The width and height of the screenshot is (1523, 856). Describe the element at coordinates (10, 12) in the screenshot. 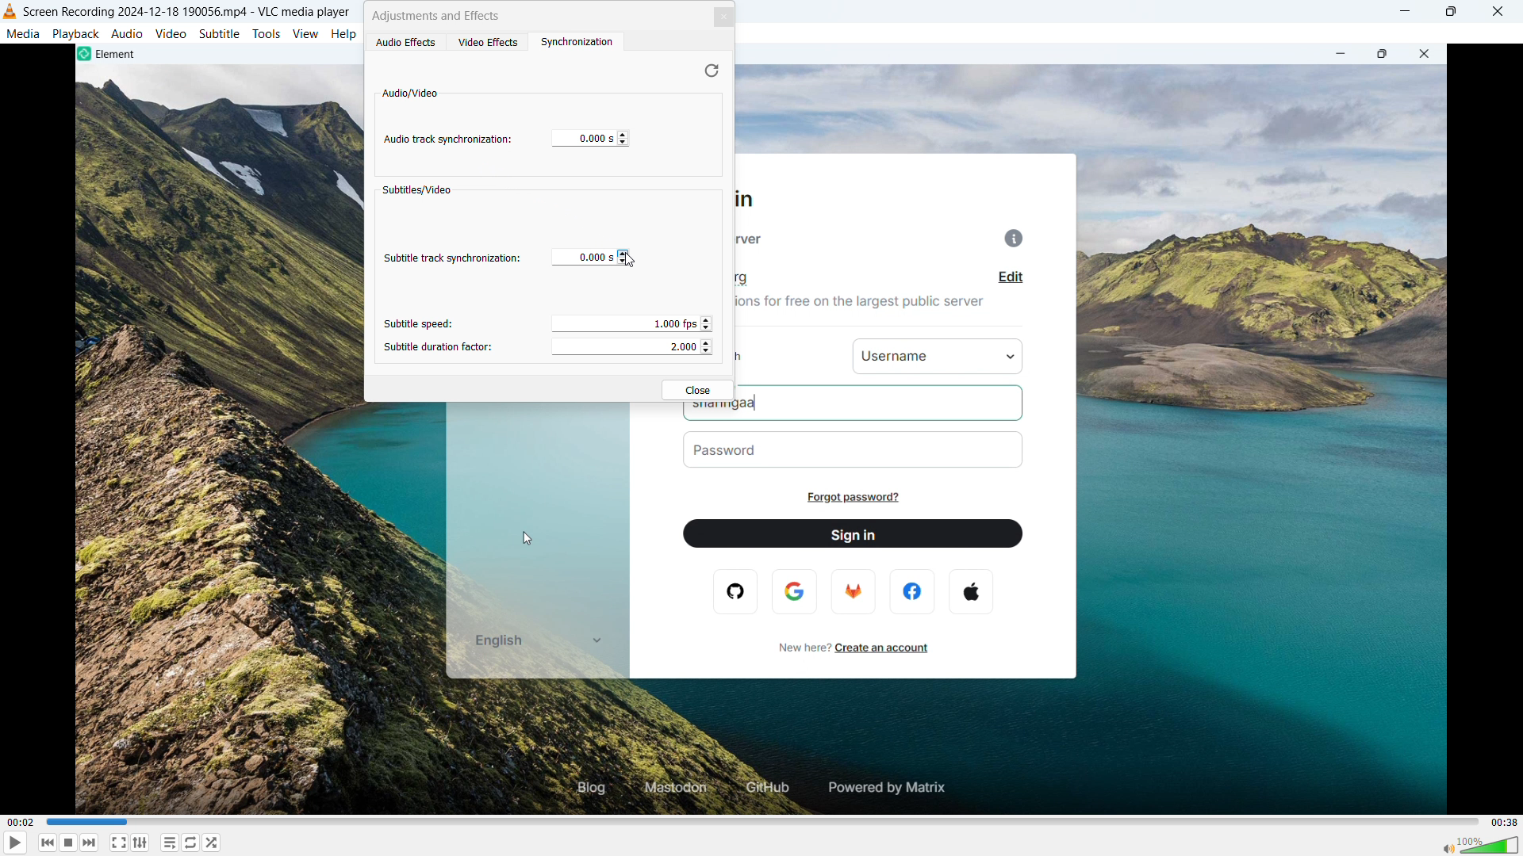

I see `vlc media player logo` at that location.